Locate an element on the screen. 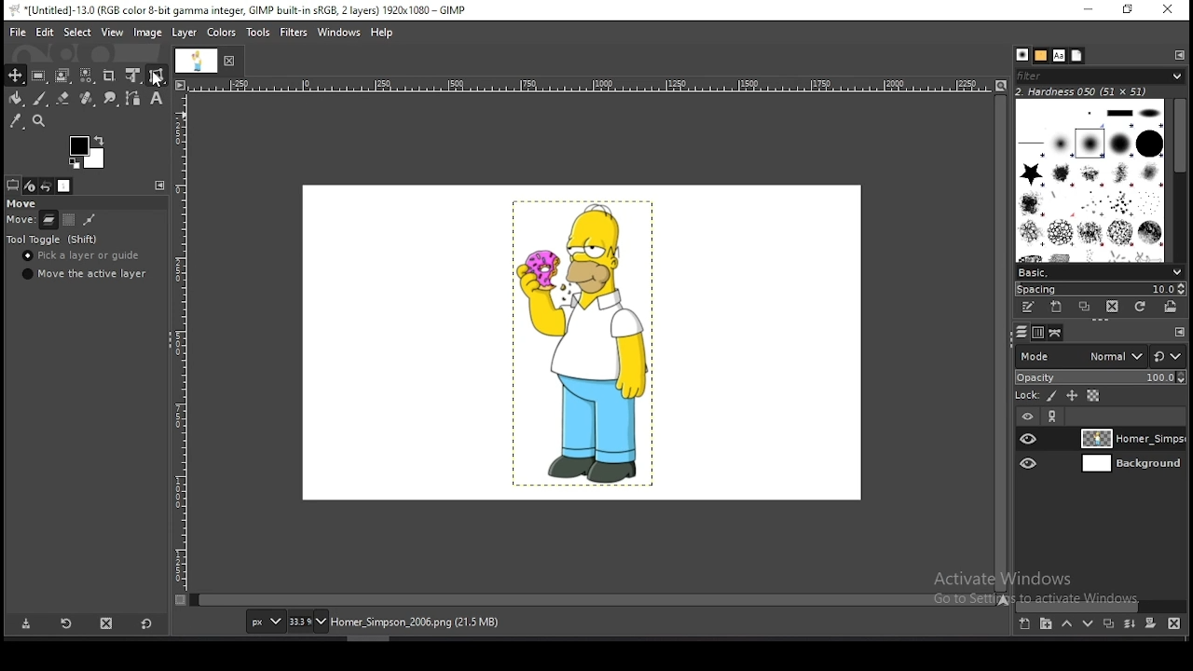 The height and width of the screenshot is (671, 1193). create a new layer group is located at coordinates (1047, 624).